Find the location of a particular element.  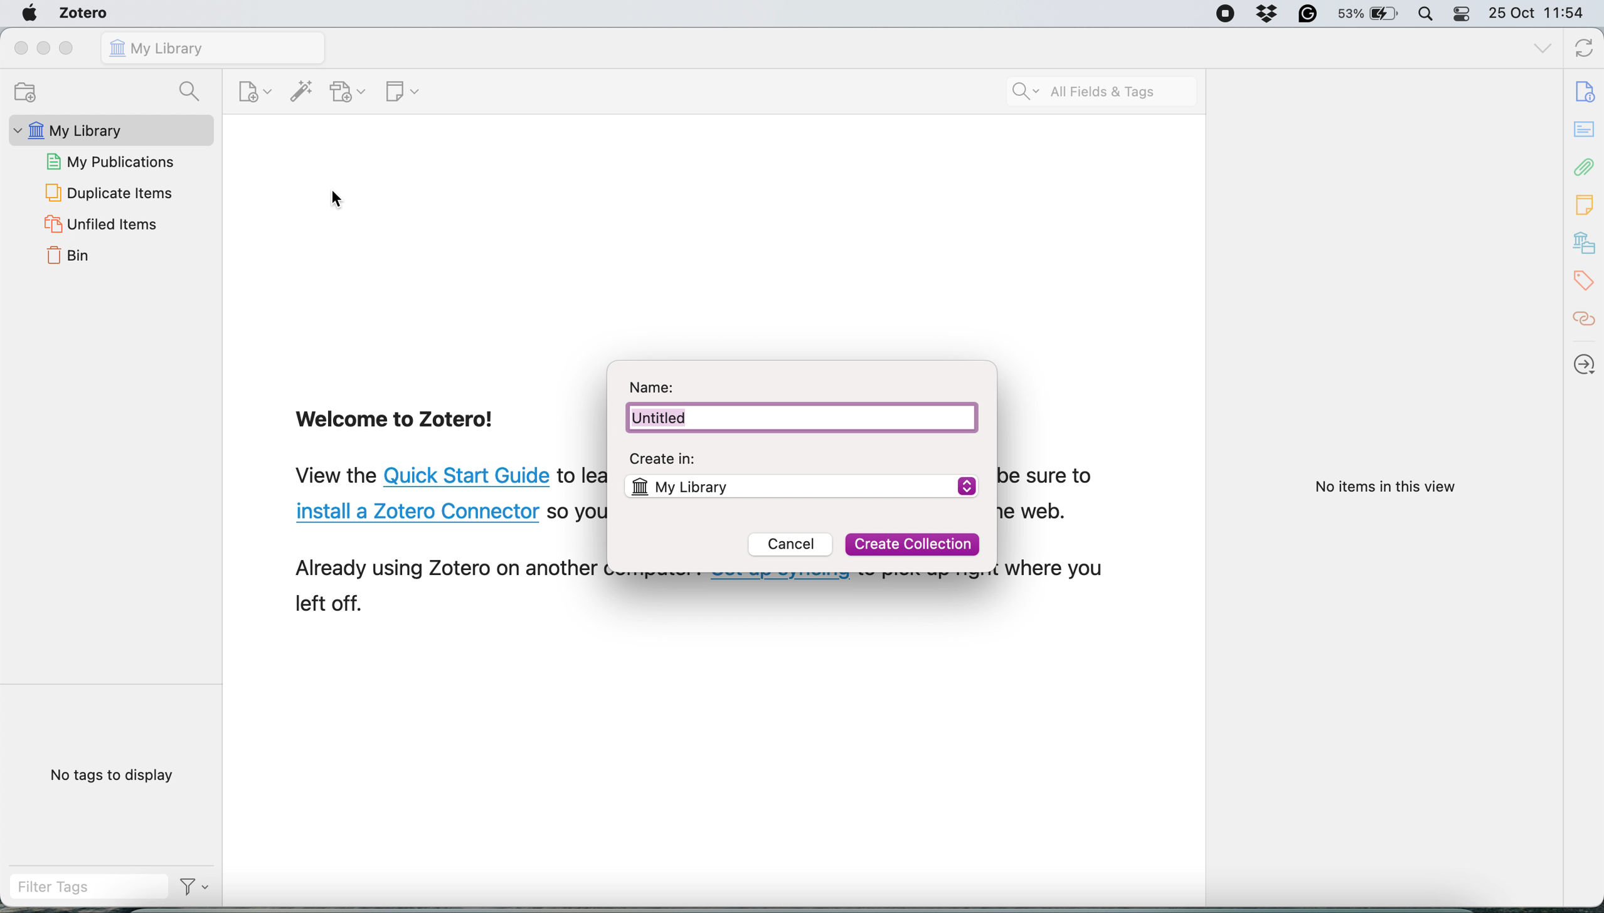

25 Oct 11:54 is located at coordinates (1544, 13).